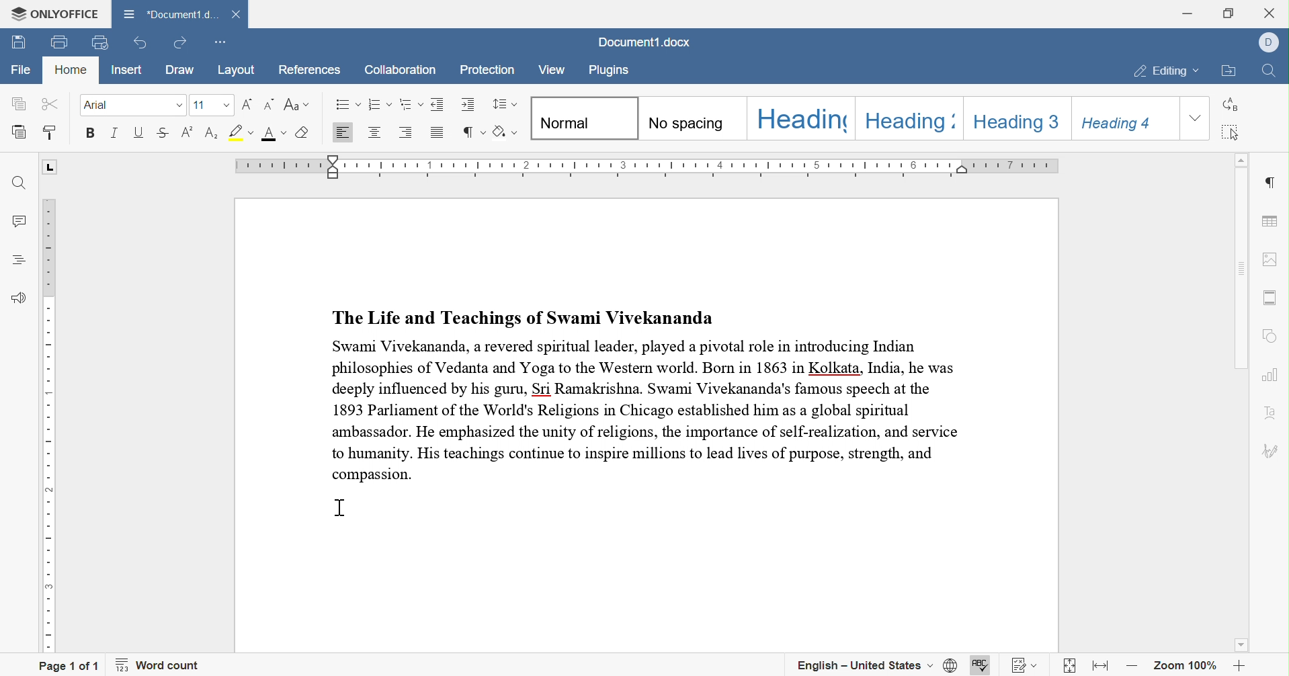 This screenshot has height=676, width=1289. What do you see at coordinates (1239, 669) in the screenshot?
I see `zoom in` at bounding box center [1239, 669].